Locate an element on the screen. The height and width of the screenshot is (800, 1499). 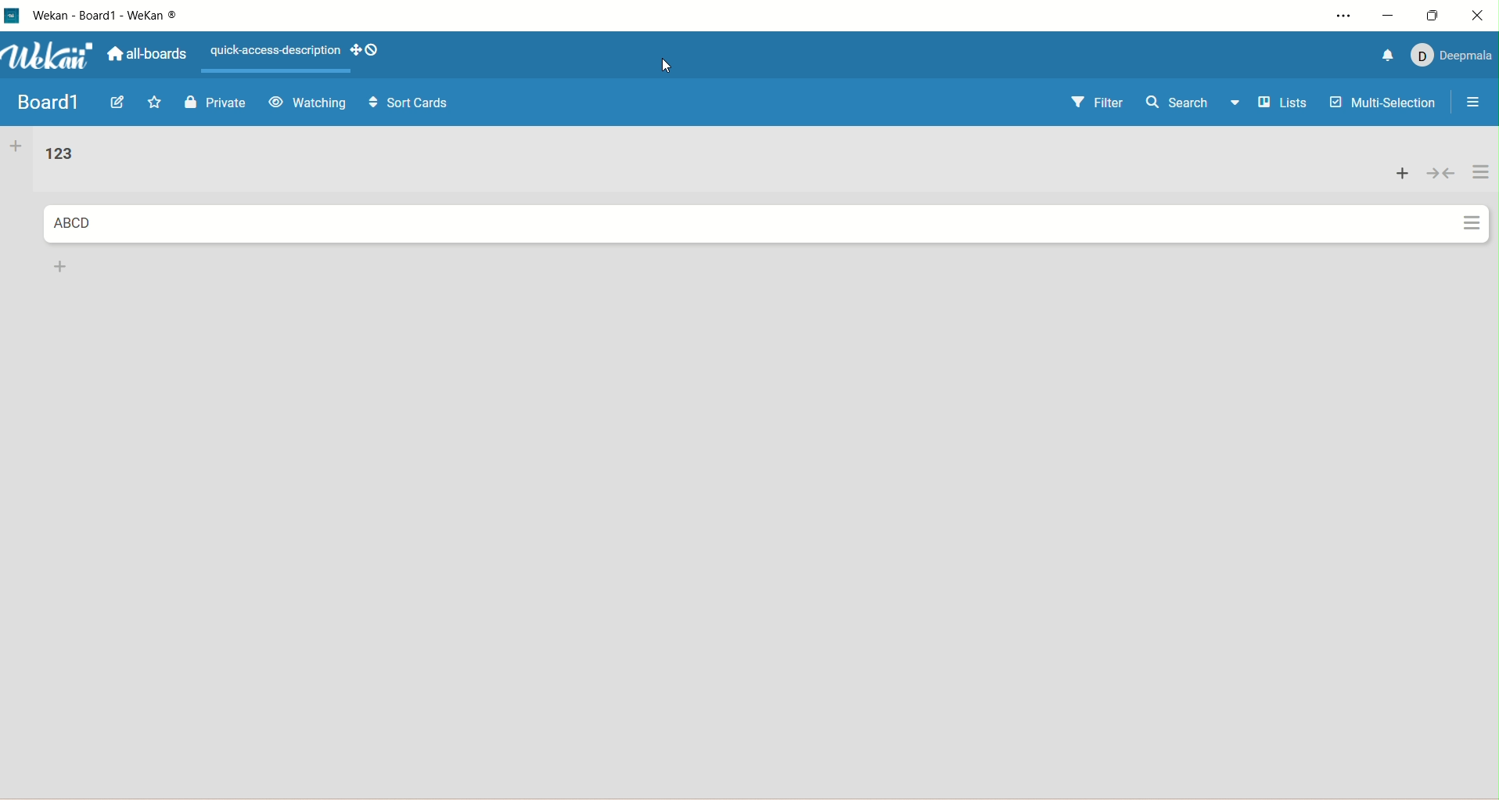
add card is located at coordinates (57, 266).